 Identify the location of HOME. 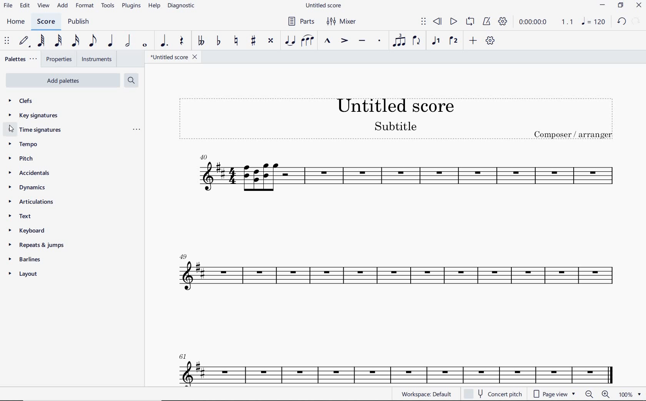
(16, 22).